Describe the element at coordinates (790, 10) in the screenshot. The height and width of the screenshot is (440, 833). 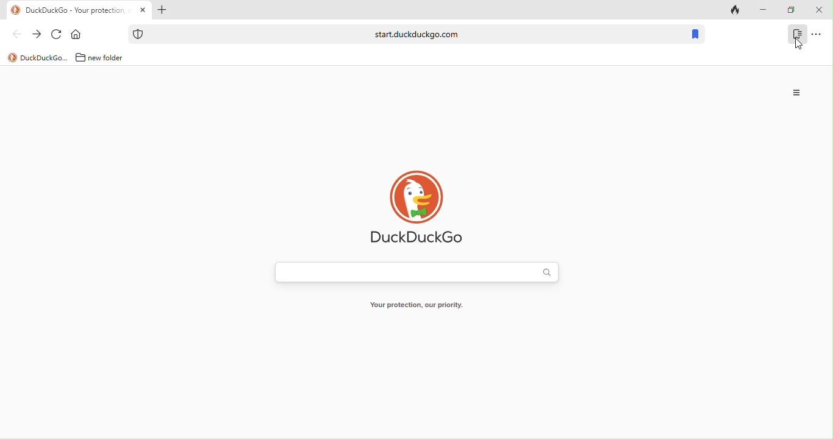
I see `maximize` at that location.